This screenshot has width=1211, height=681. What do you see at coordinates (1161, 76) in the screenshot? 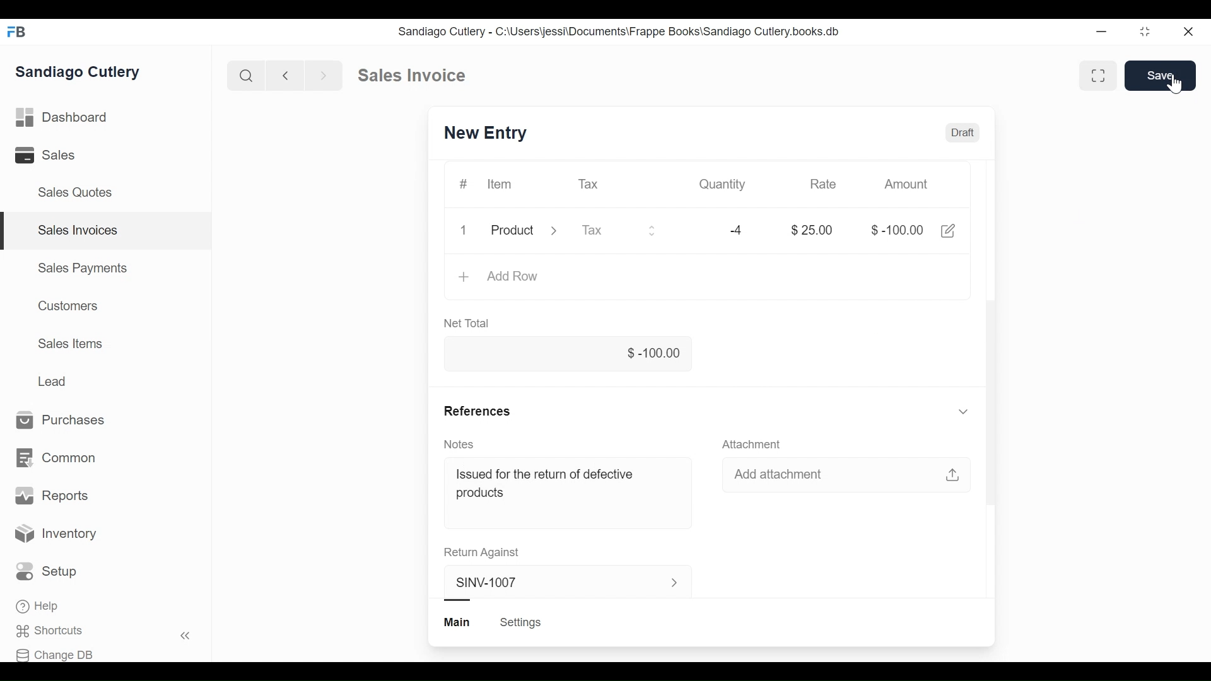
I see `Save` at bounding box center [1161, 76].